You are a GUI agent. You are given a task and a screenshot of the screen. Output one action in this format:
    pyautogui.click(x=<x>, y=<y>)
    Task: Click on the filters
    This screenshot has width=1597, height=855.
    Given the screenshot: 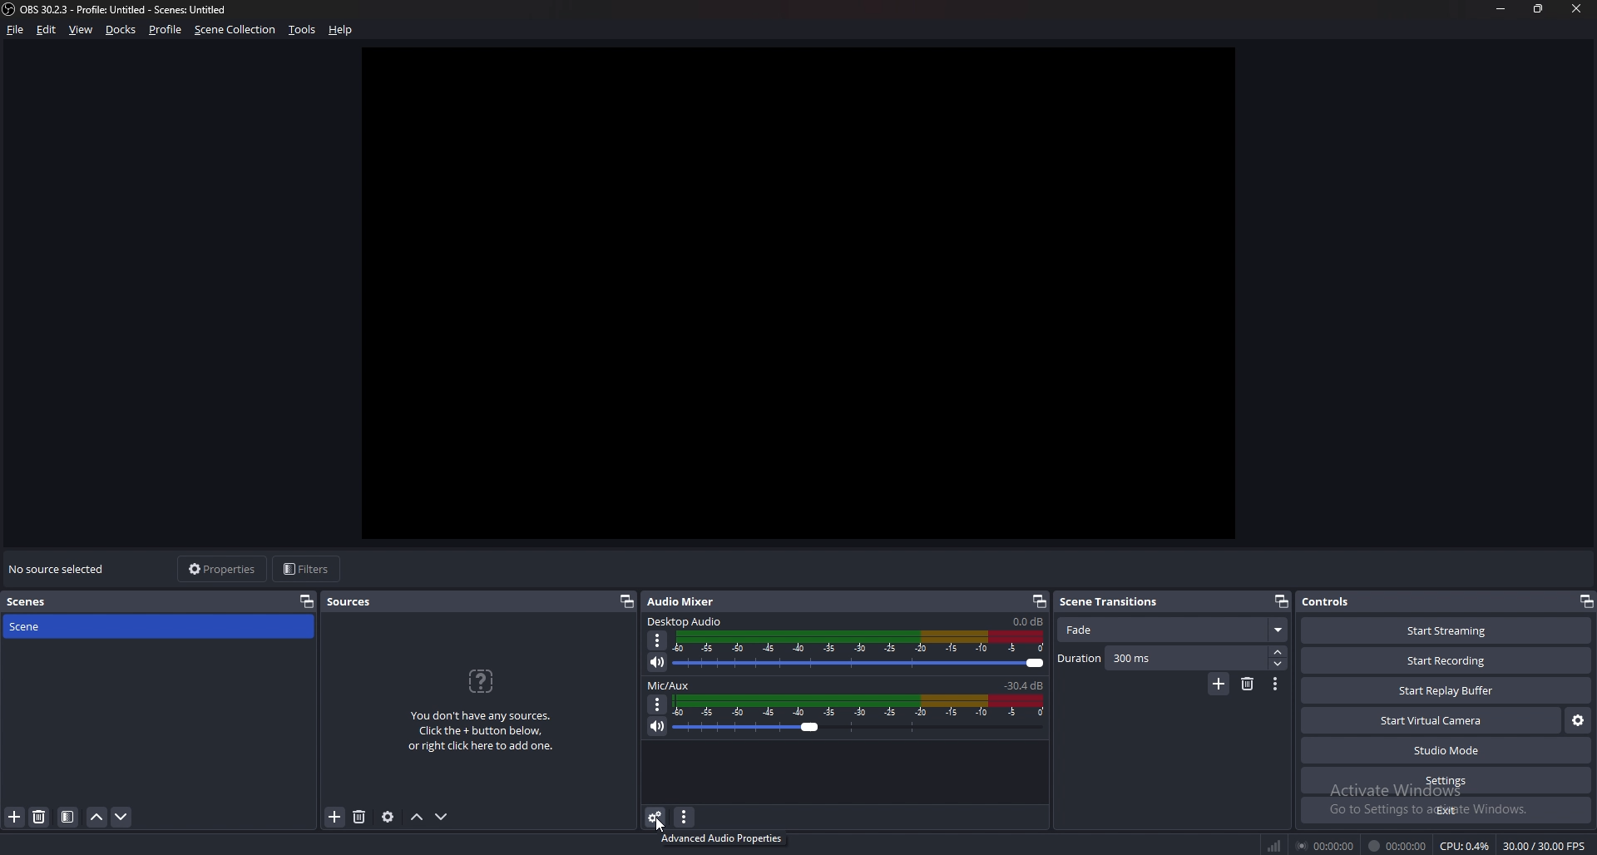 What is the action you would take?
    pyautogui.click(x=309, y=570)
    